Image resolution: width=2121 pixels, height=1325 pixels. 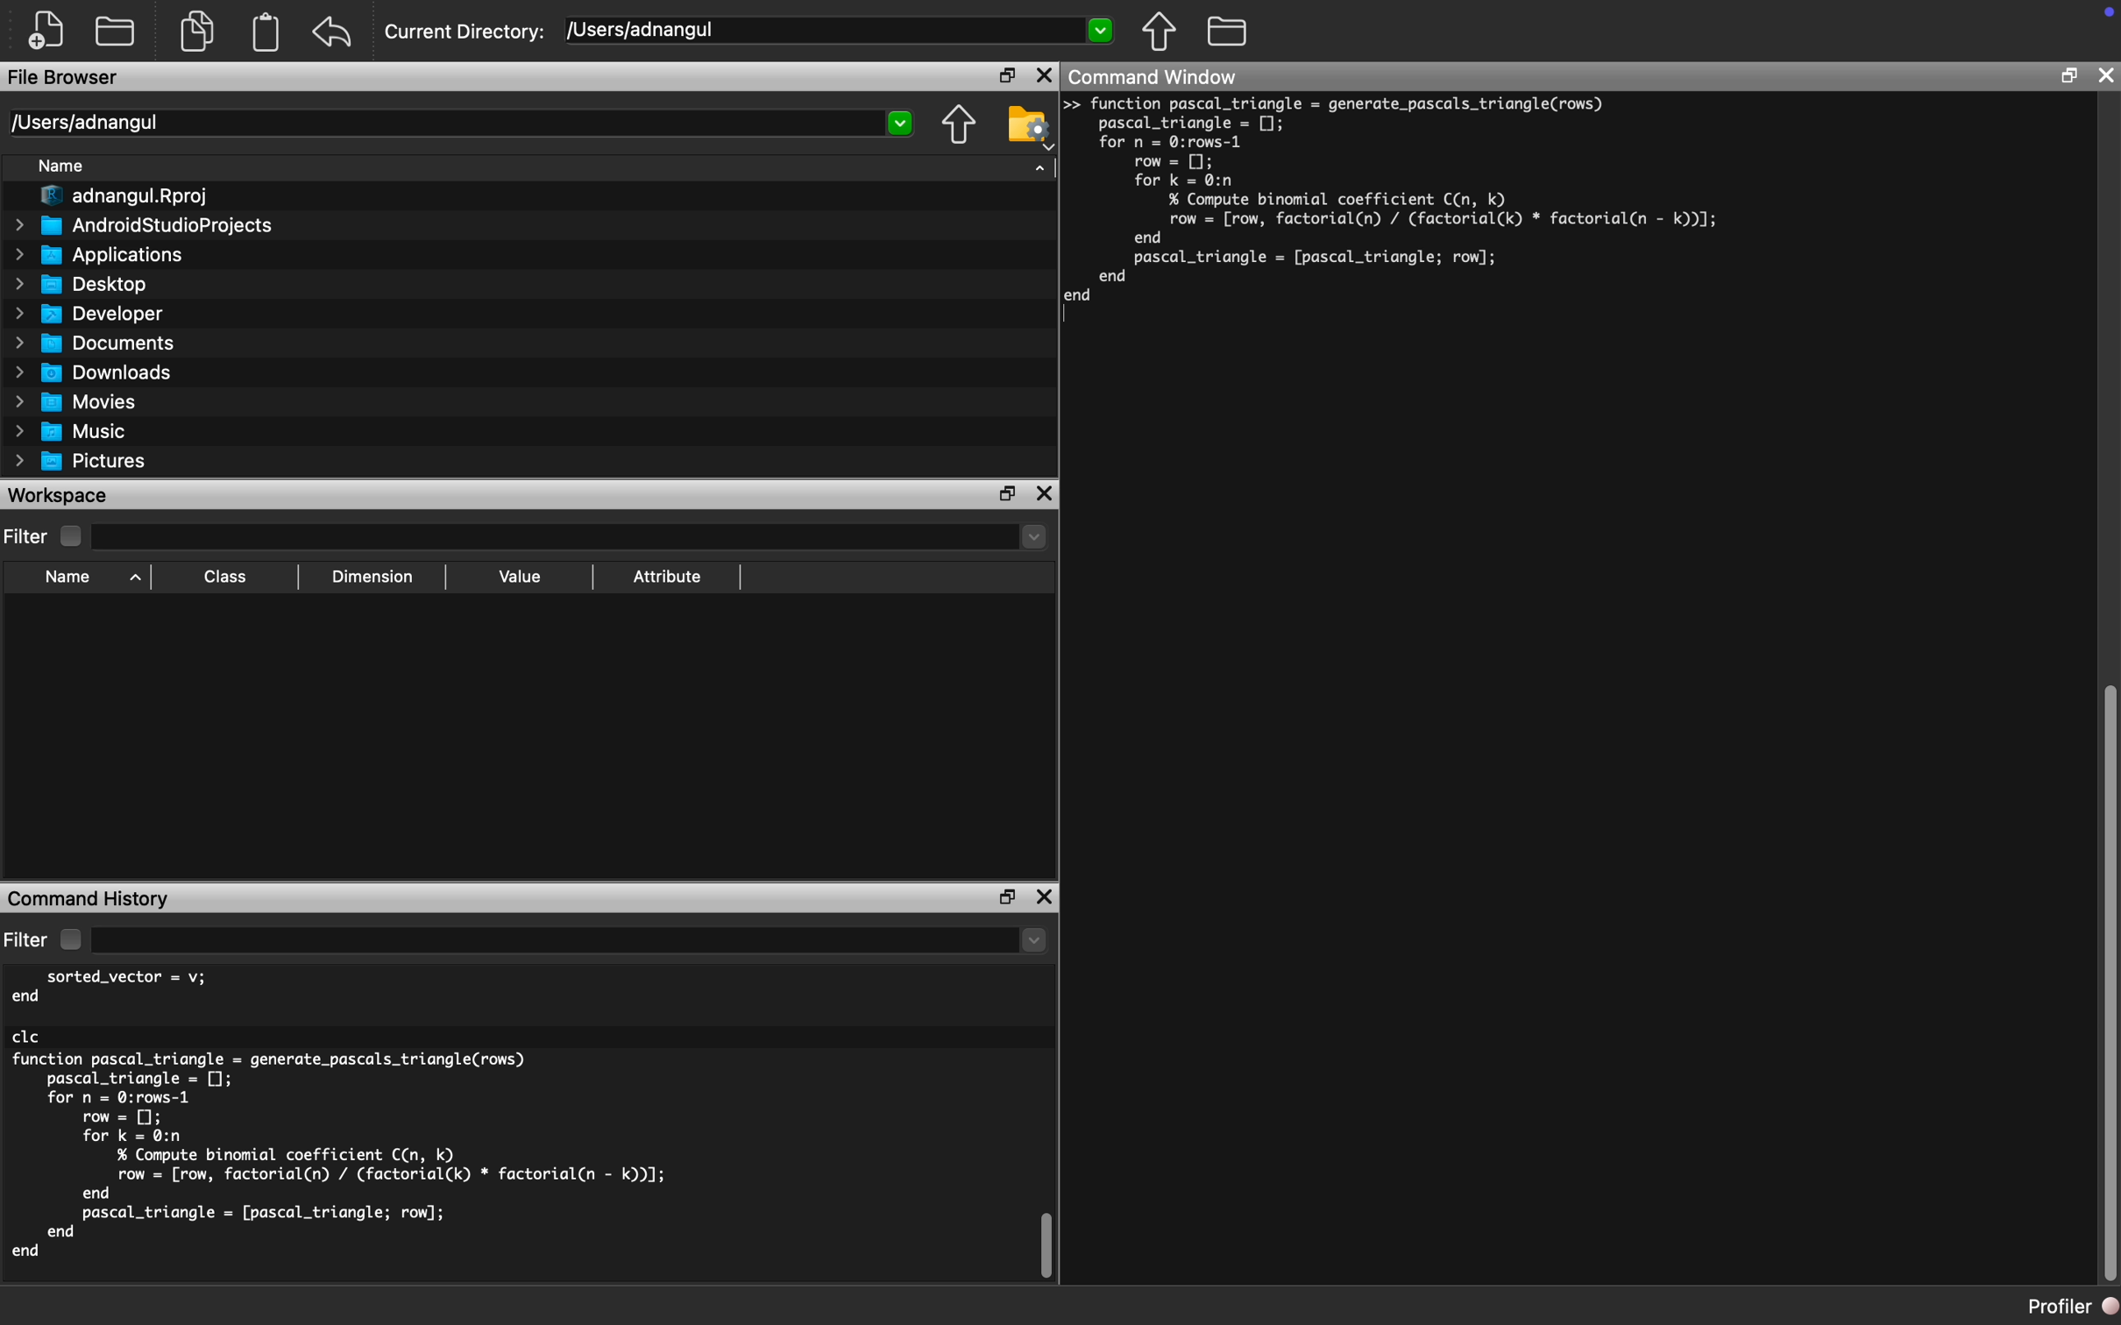 What do you see at coordinates (94, 373) in the screenshot?
I see `Downloads` at bounding box center [94, 373].